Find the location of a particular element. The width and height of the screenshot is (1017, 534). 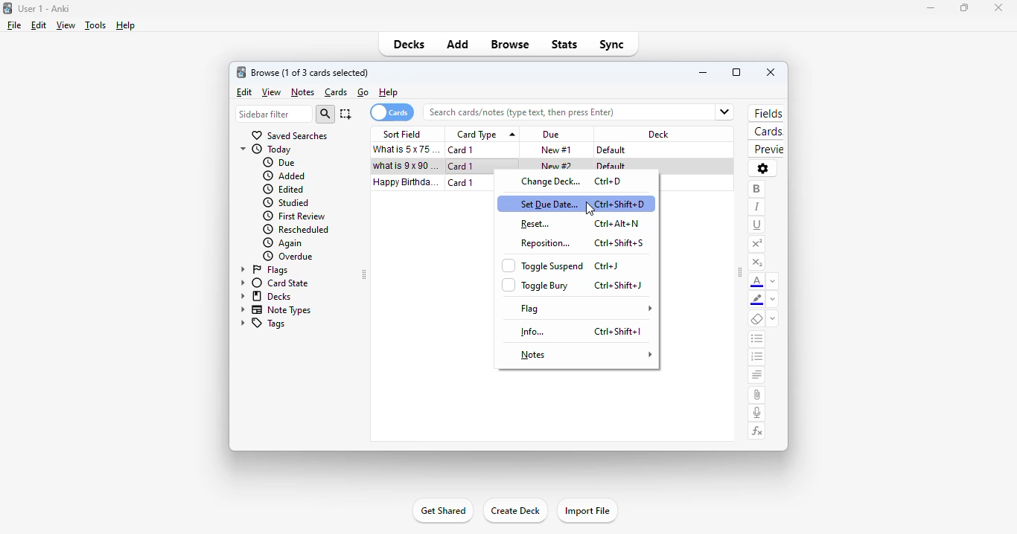

card 1 is located at coordinates (461, 183).